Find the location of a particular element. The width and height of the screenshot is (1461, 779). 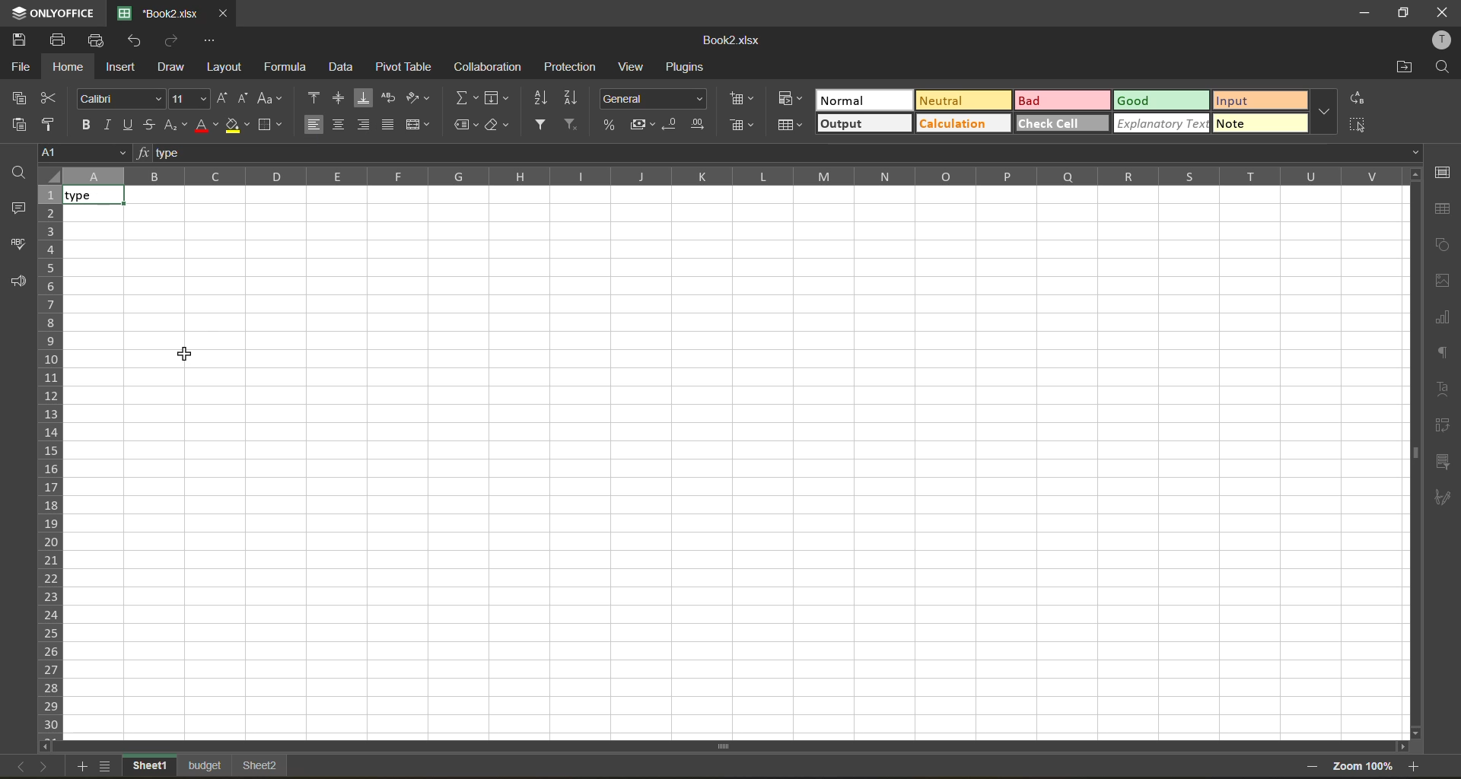

save is located at coordinates (18, 41).